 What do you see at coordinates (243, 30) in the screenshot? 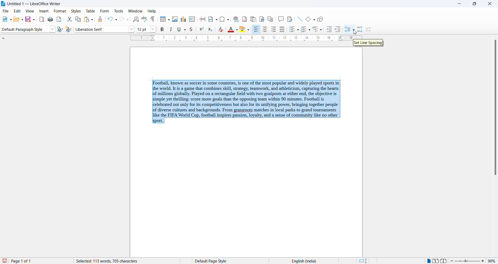
I see `character highlighting` at bounding box center [243, 30].